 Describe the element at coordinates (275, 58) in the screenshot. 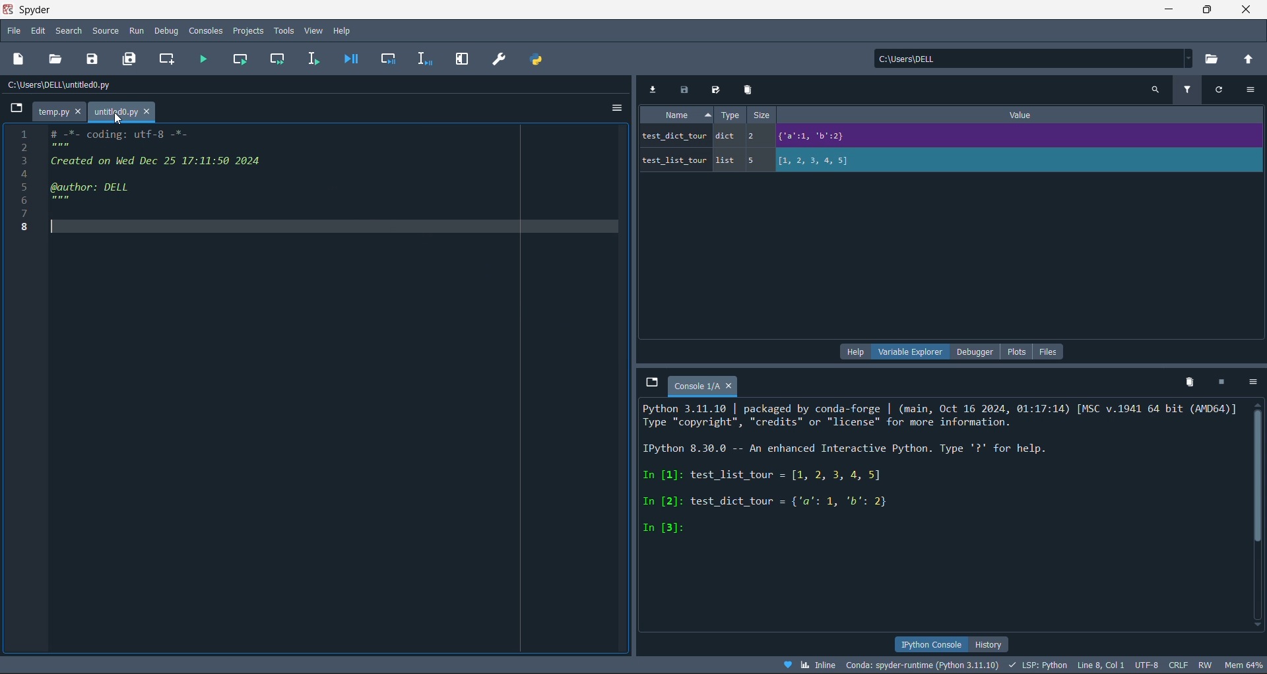

I see `run cell and move` at that location.